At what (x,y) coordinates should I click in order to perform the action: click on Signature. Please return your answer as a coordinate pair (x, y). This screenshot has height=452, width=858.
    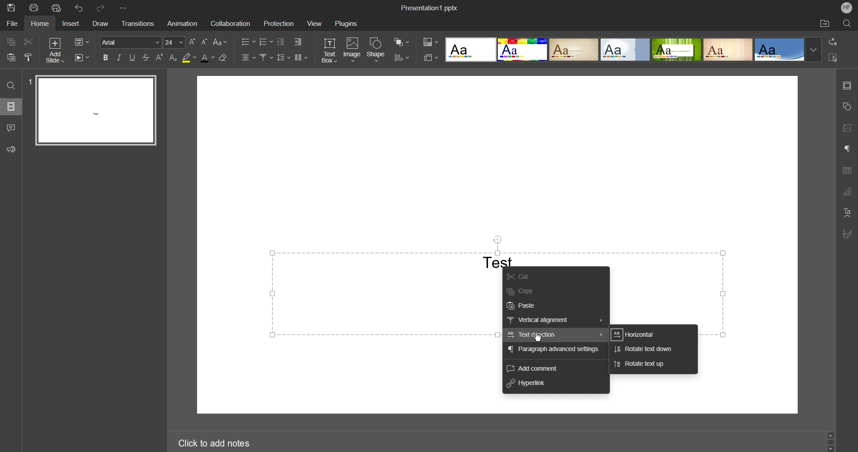
    Looking at the image, I should click on (847, 234).